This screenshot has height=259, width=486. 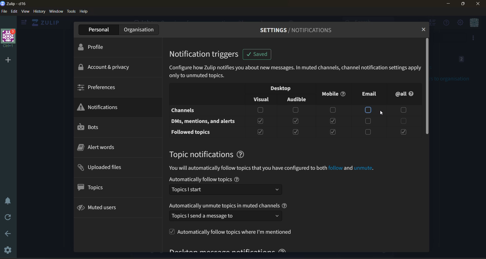 What do you see at coordinates (296, 133) in the screenshot?
I see `checkbox` at bounding box center [296, 133].